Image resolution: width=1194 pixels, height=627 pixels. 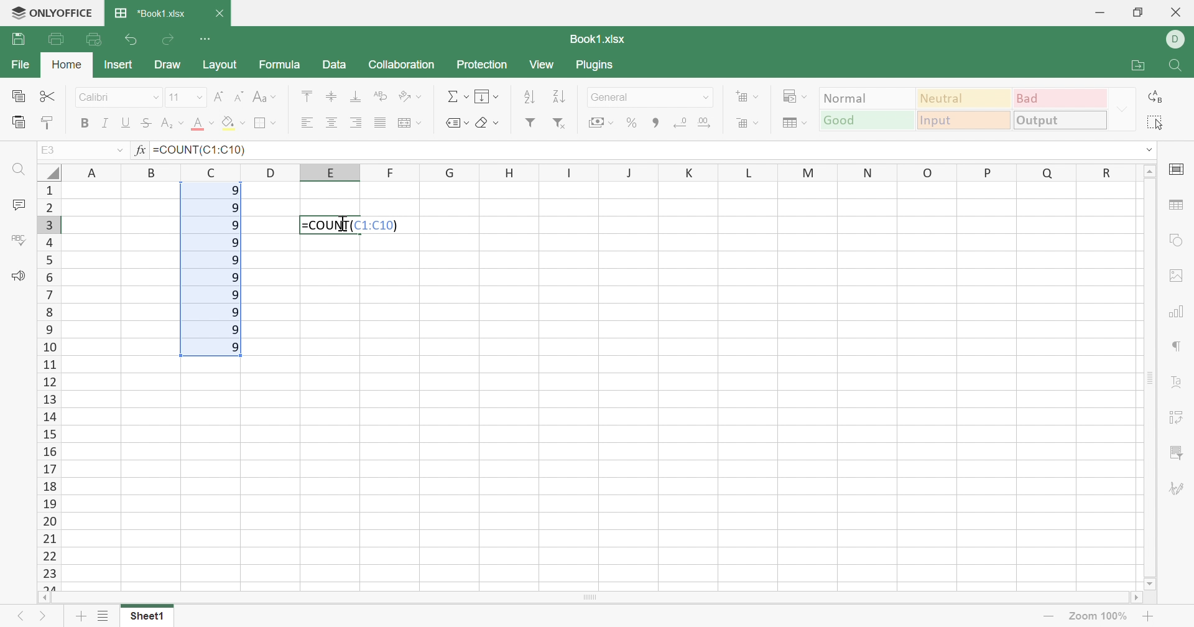 What do you see at coordinates (1177, 452) in the screenshot?
I see `Slicer settings` at bounding box center [1177, 452].